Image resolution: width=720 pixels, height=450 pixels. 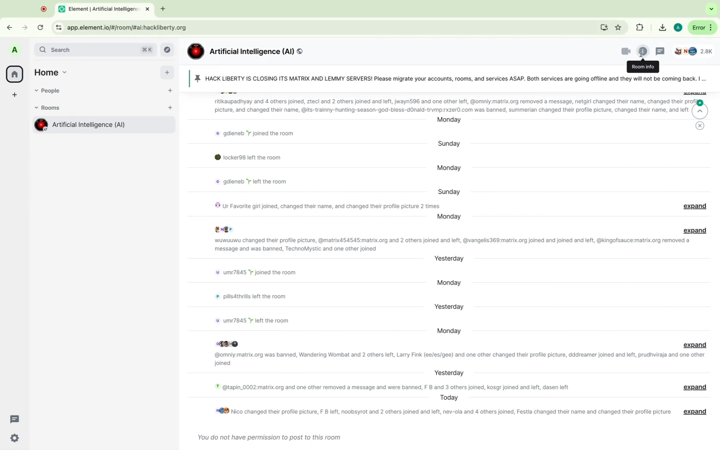 What do you see at coordinates (696, 387) in the screenshot?
I see `expand` at bounding box center [696, 387].